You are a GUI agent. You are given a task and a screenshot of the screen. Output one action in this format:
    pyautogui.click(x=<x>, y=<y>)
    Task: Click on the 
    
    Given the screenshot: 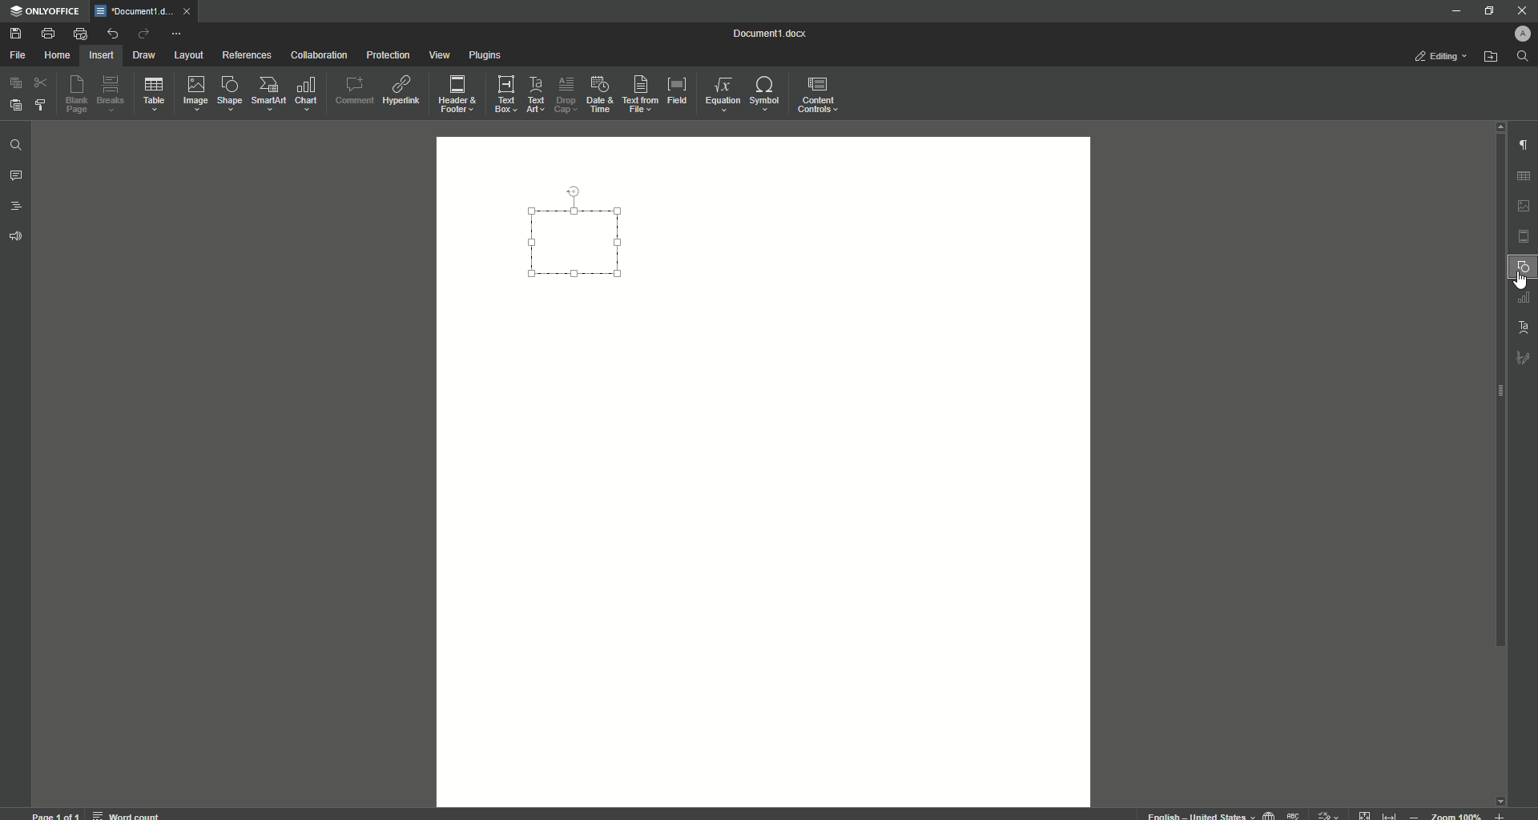 What is the action you would take?
    pyautogui.click(x=388, y=57)
    